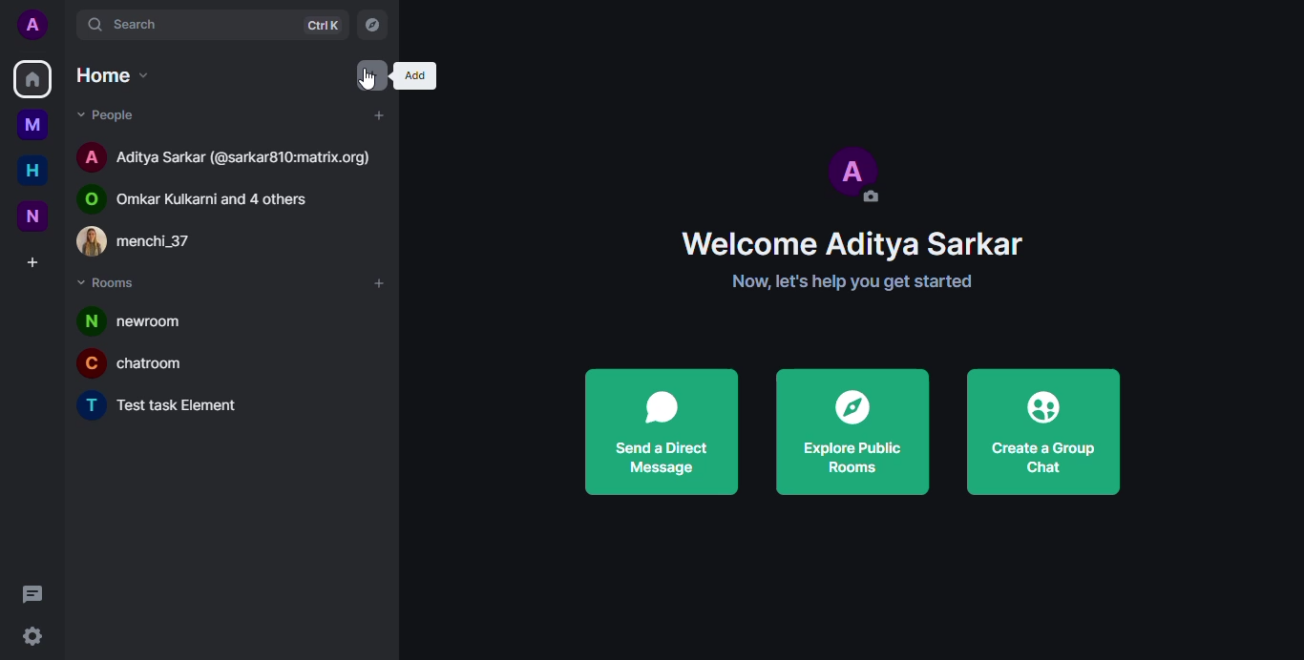  I want to click on newroom, so click(144, 320).